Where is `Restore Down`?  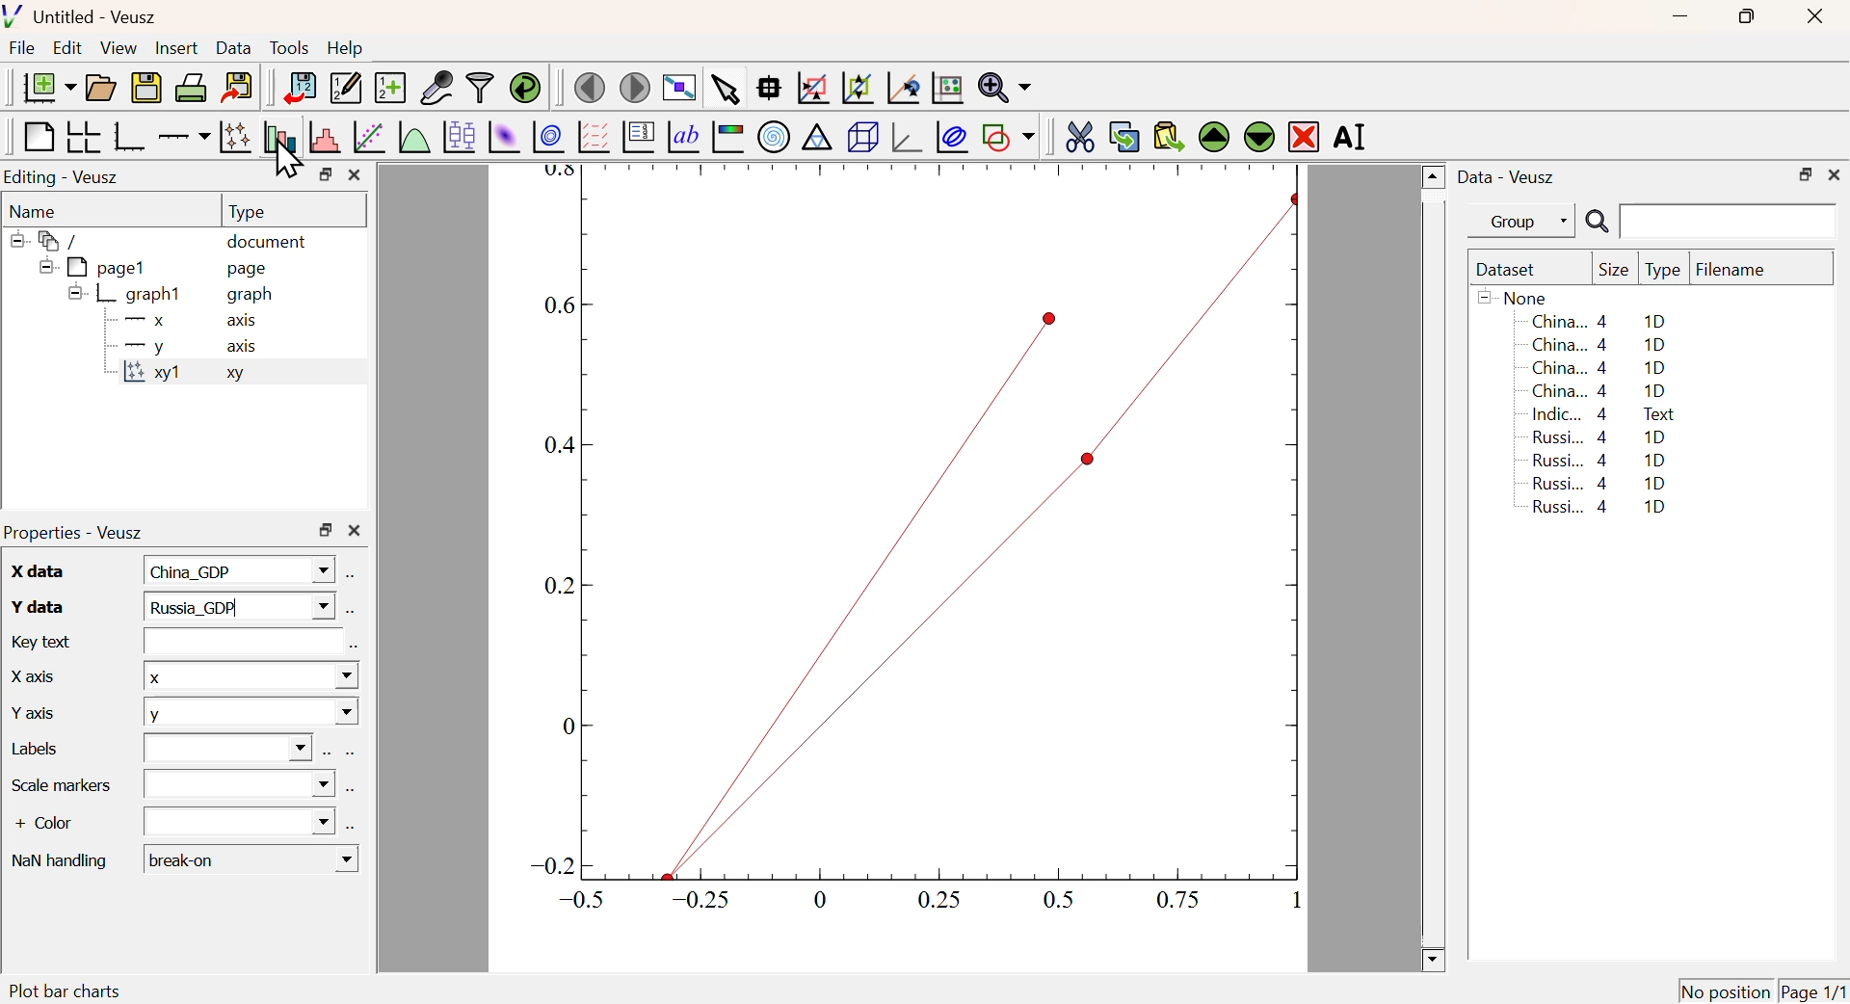
Restore Down is located at coordinates (326, 530).